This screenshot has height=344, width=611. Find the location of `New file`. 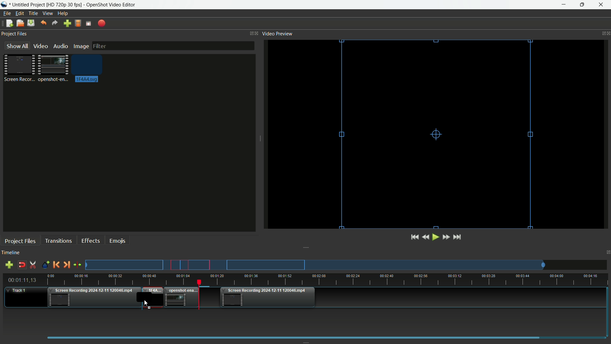

New file is located at coordinates (8, 24).